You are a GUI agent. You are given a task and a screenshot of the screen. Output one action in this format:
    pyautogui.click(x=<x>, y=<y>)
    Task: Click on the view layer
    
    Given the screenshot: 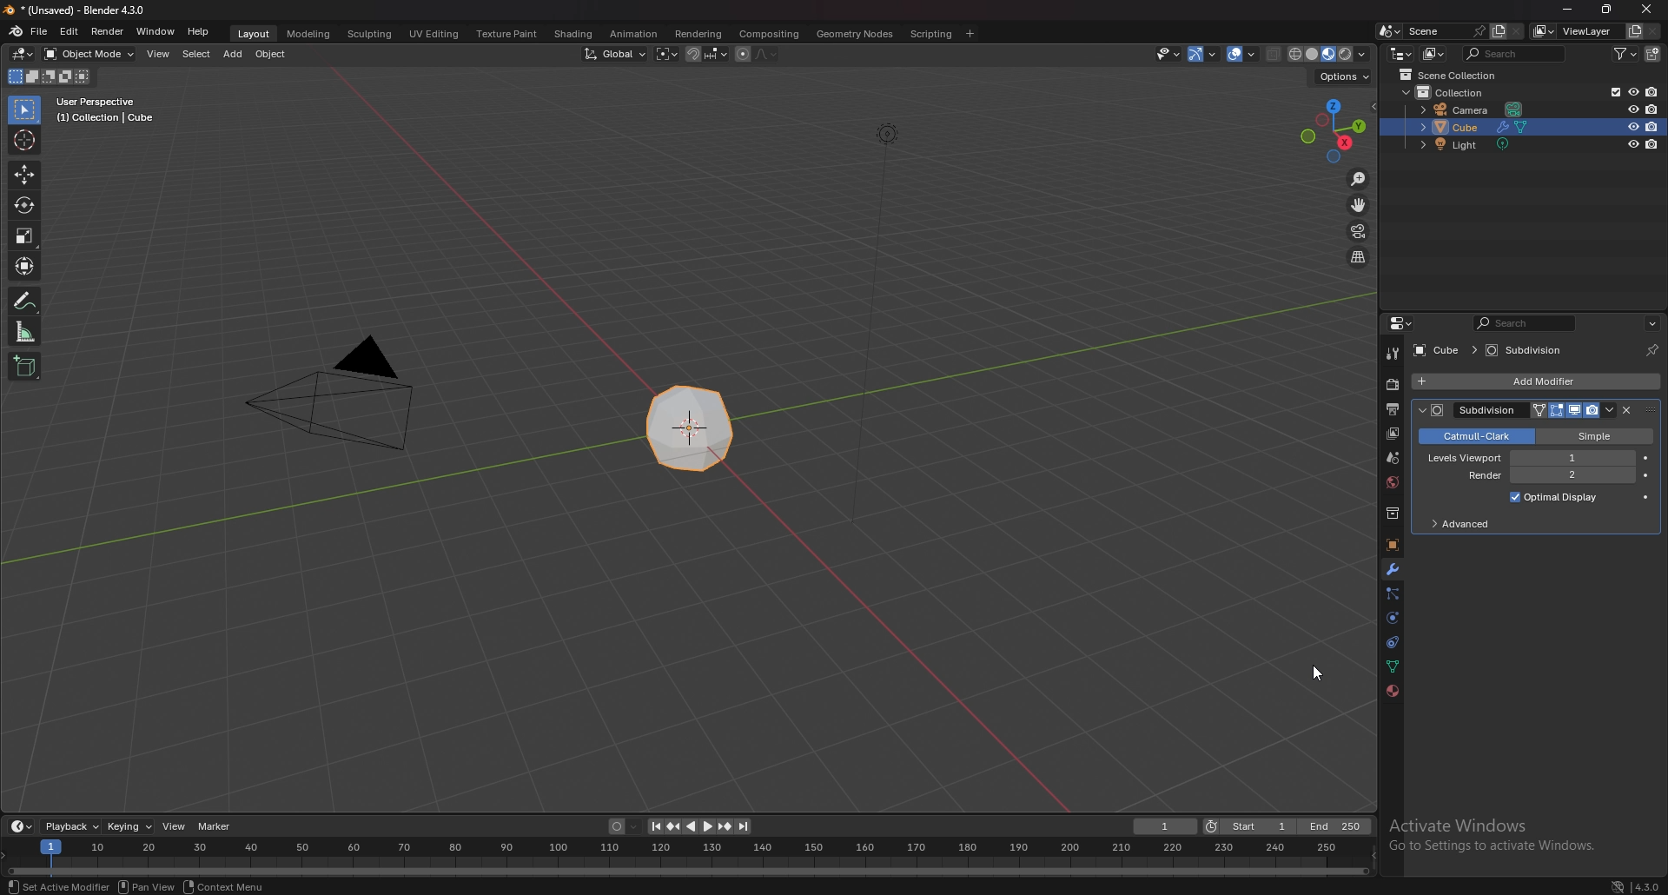 What is the action you would take?
    pyautogui.click(x=1575, y=31)
    